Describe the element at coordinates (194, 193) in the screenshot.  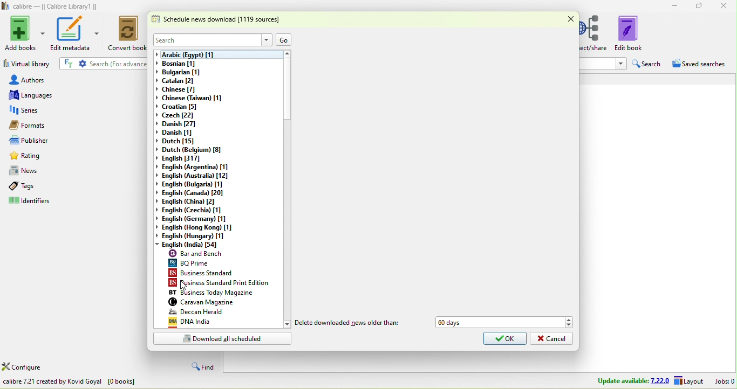
I see `english(canada)[20]` at that location.